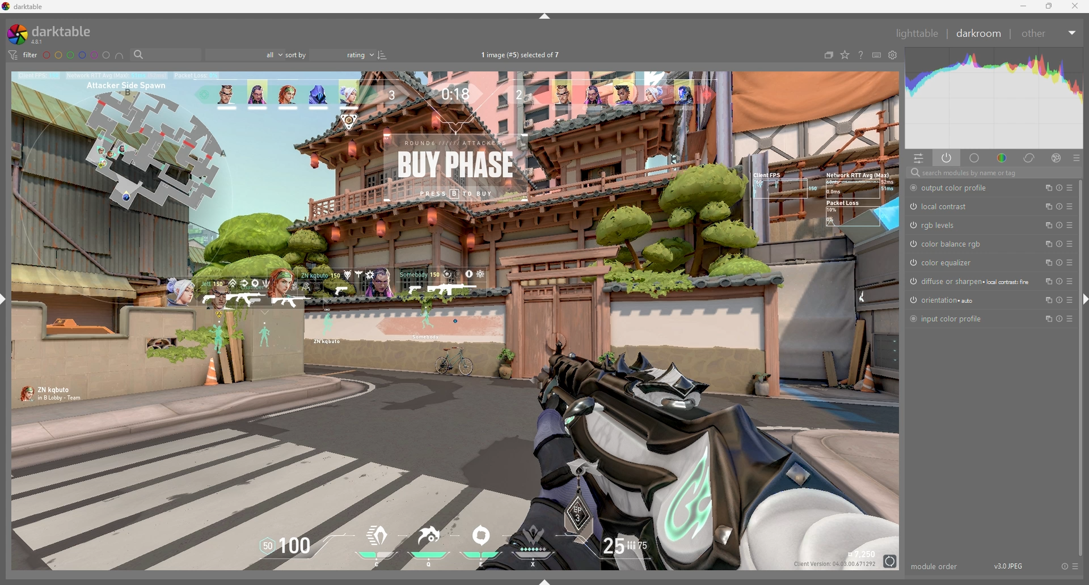  Describe the element at coordinates (1076, 566) in the screenshot. I see `presets` at that location.